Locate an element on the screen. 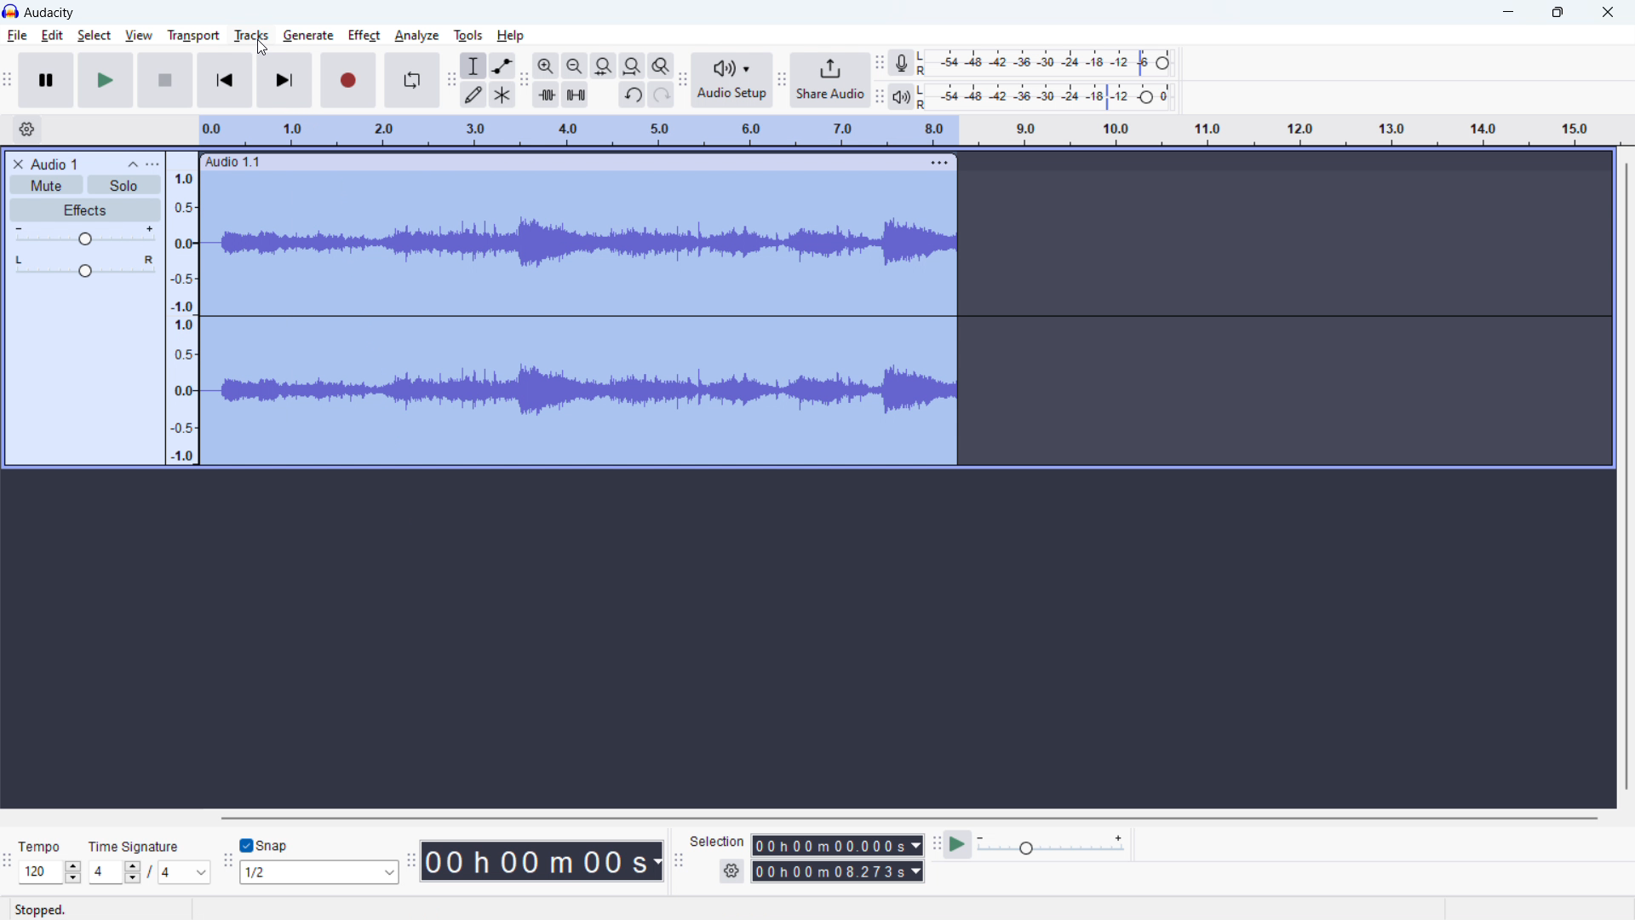  help is located at coordinates (512, 36).